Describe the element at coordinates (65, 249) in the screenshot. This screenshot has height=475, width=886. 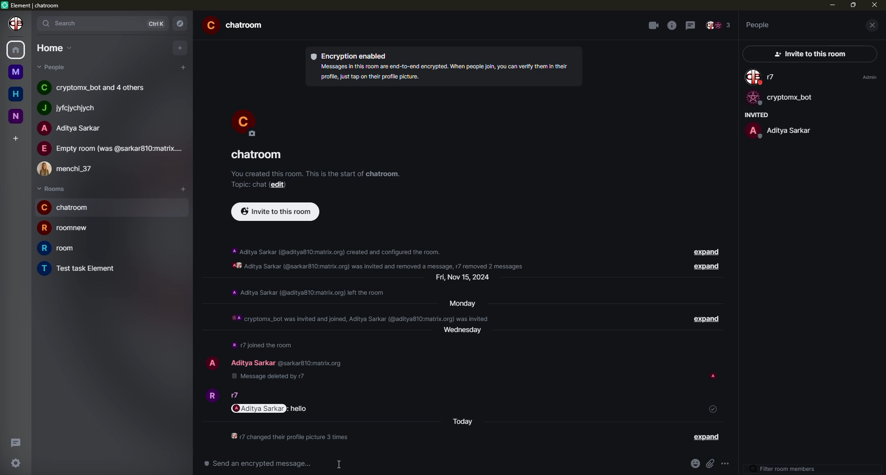
I see `room` at that location.